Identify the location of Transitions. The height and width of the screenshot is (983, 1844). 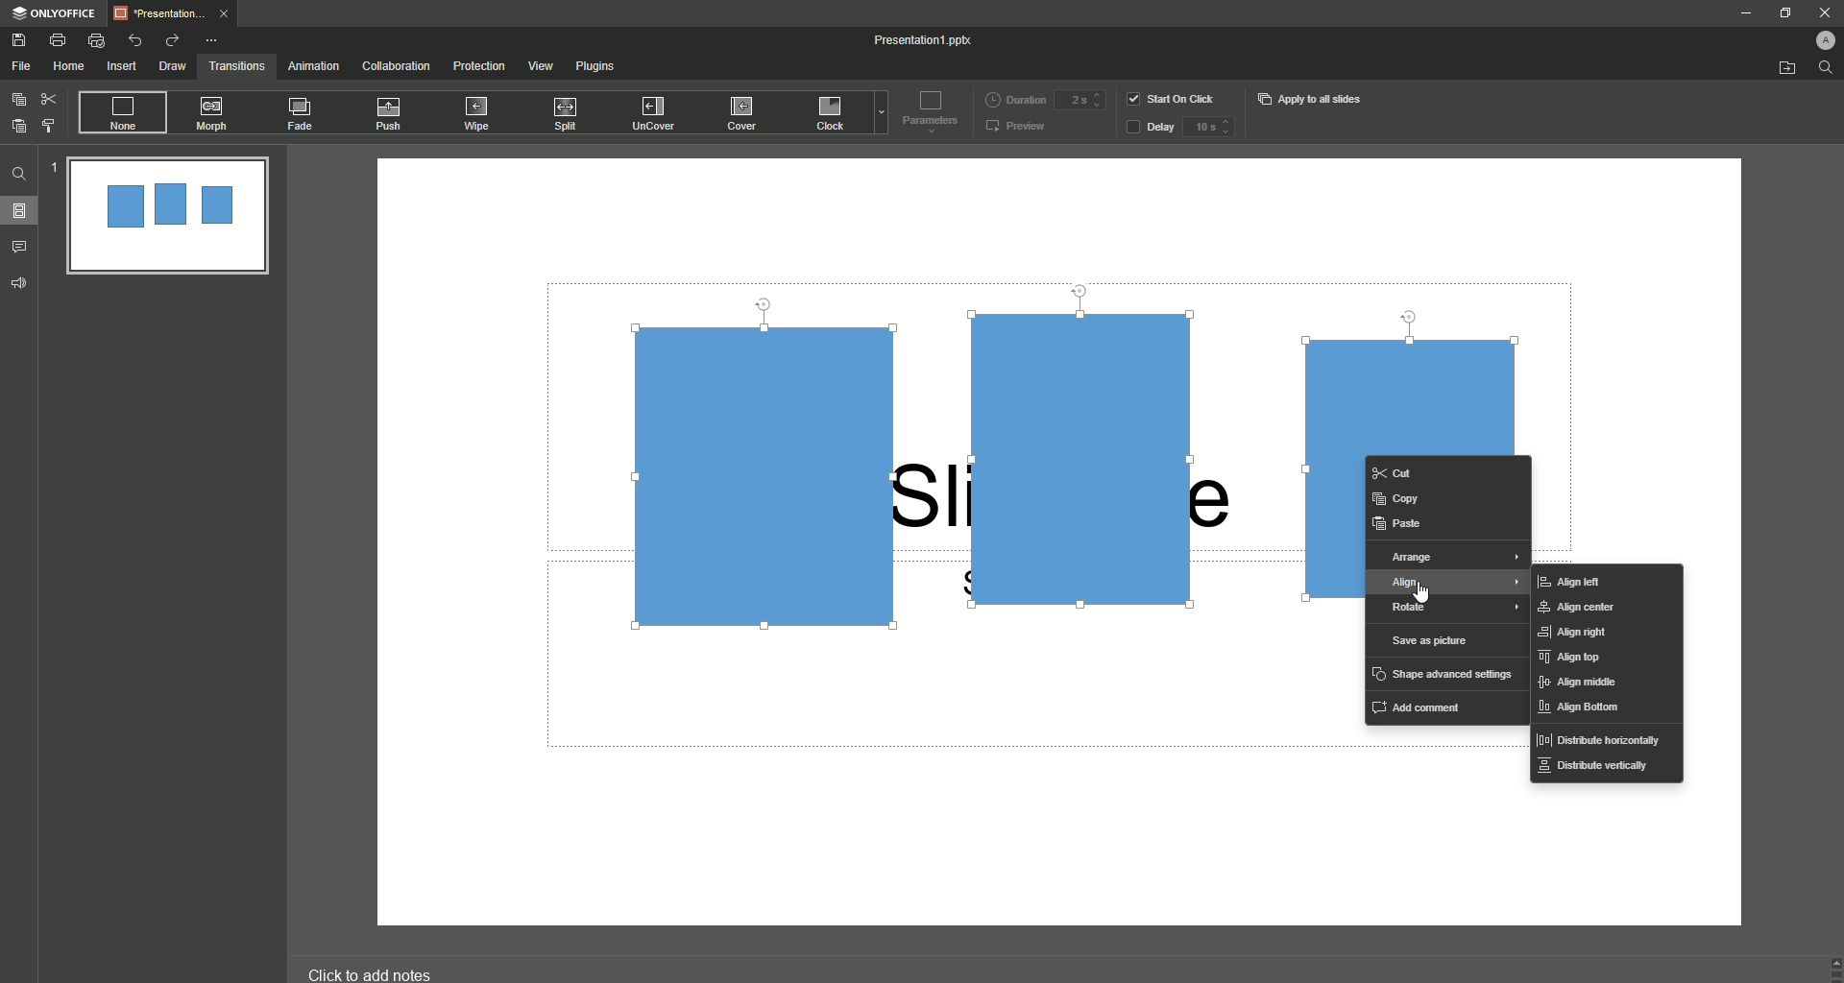
(237, 64).